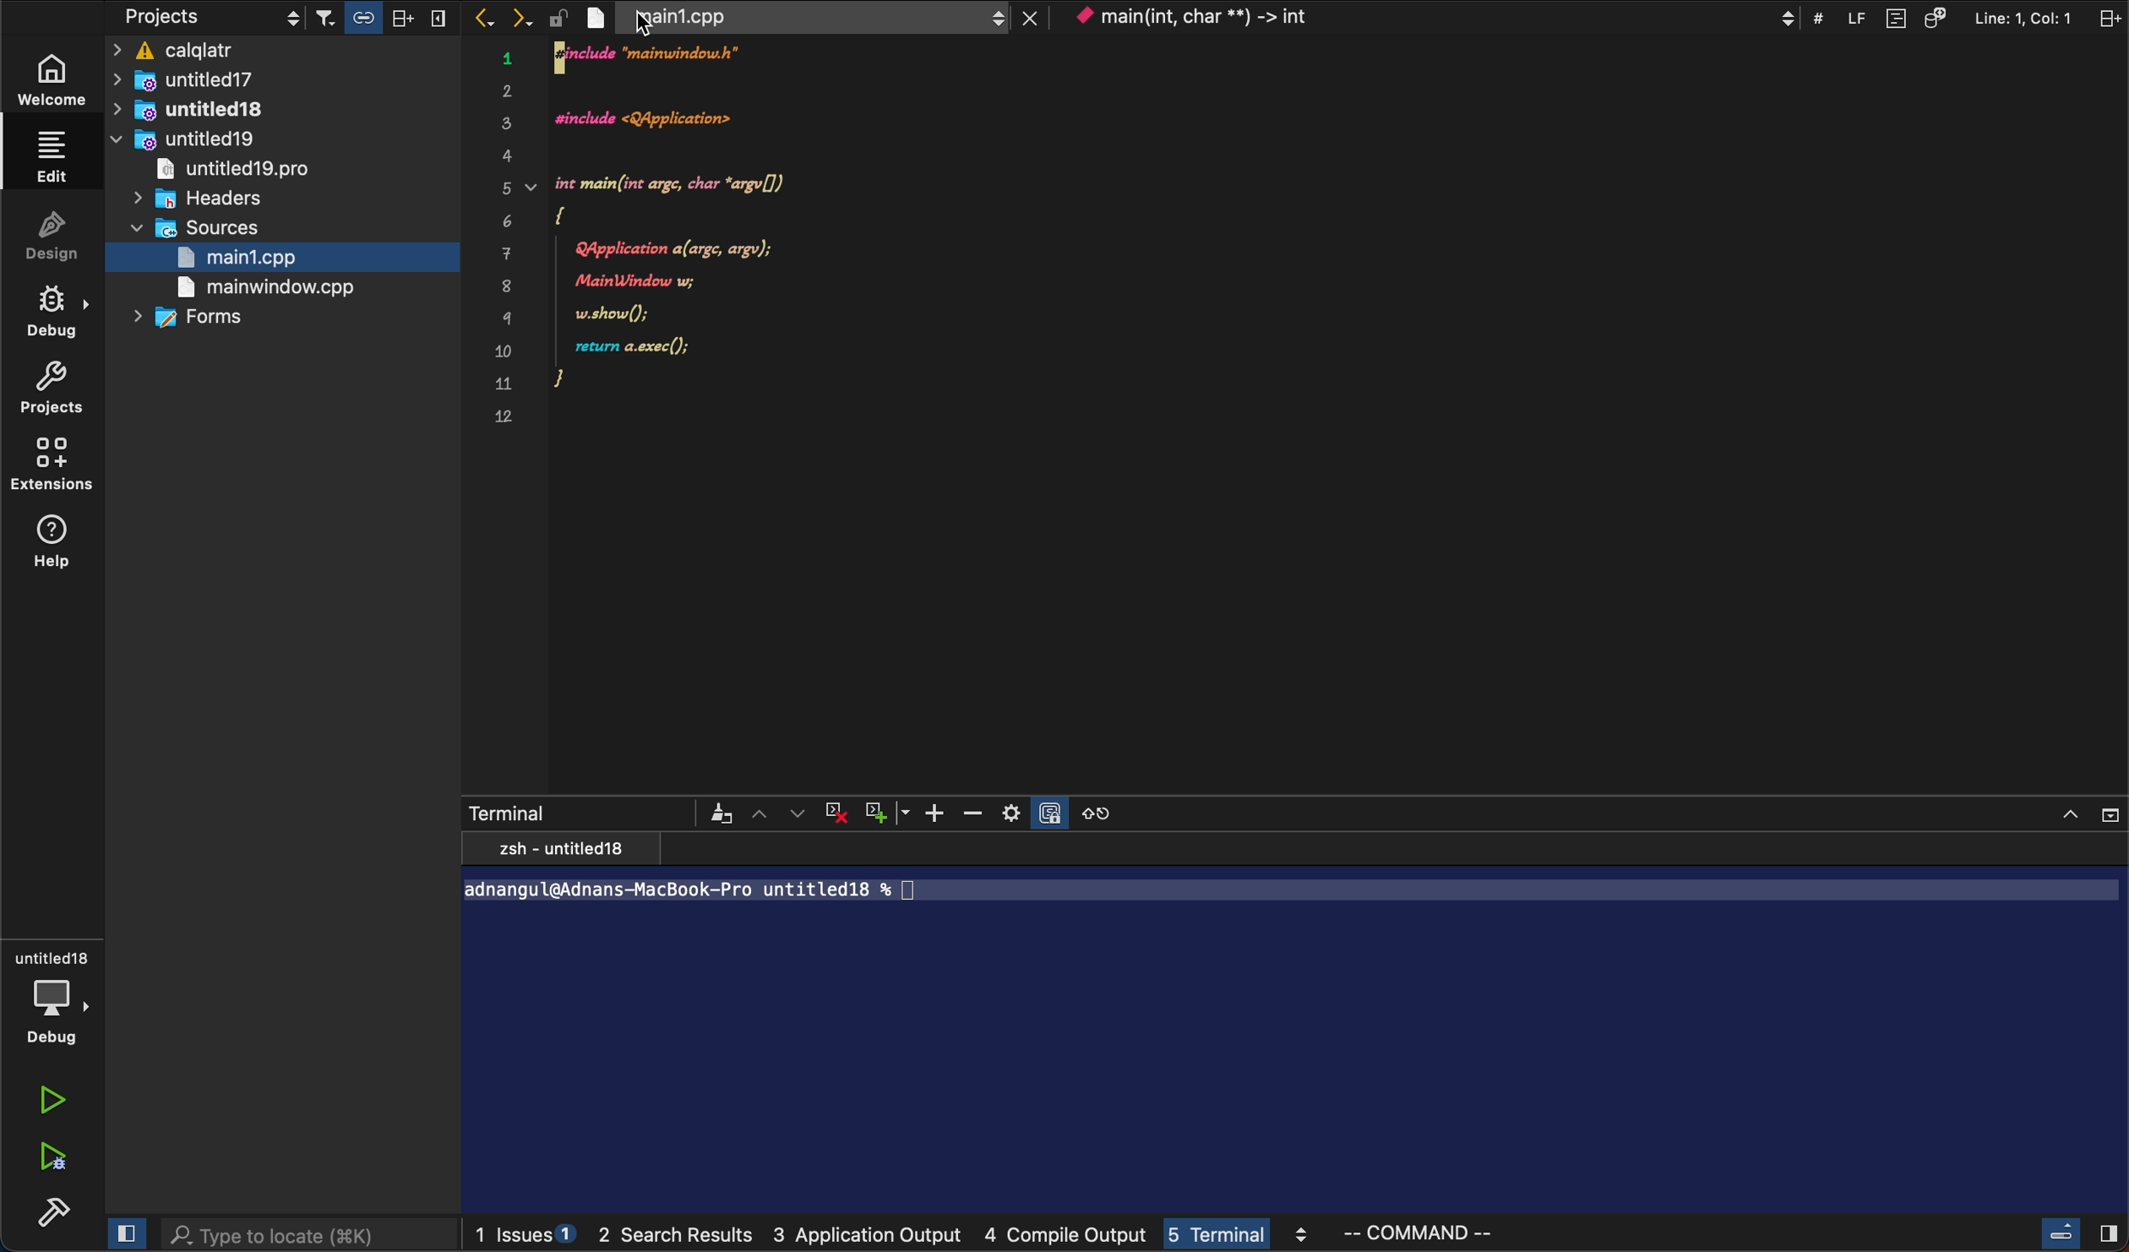 The image size is (2129, 1252). Describe the element at coordinates (643, 21) in the screenshot. I see `cursor` at that location.